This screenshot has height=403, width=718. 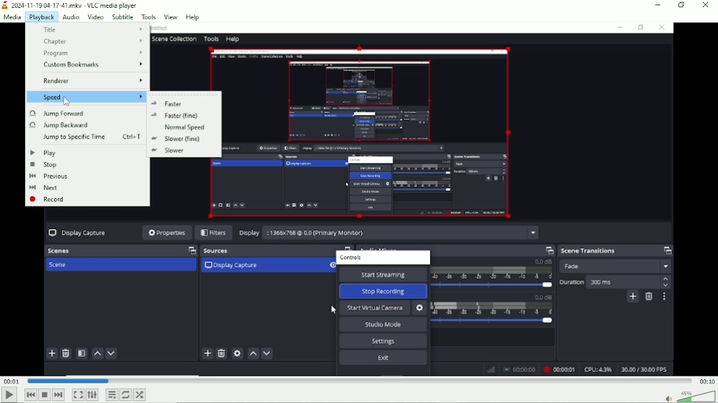 I want to click on view, so click(x=171, y=16).